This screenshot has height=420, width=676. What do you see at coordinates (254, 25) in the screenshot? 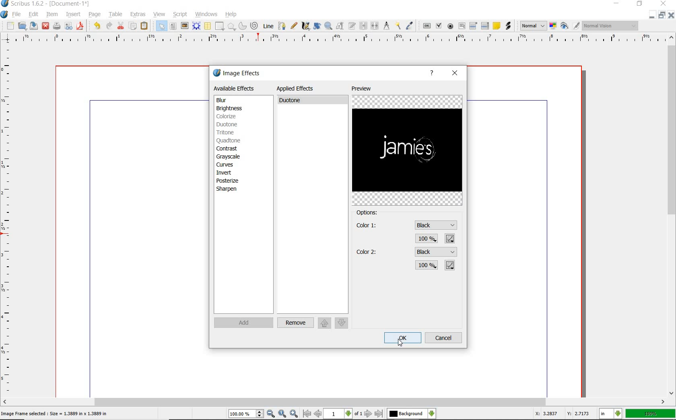
I see `SPIRAL` at bounding box center [254, 25].